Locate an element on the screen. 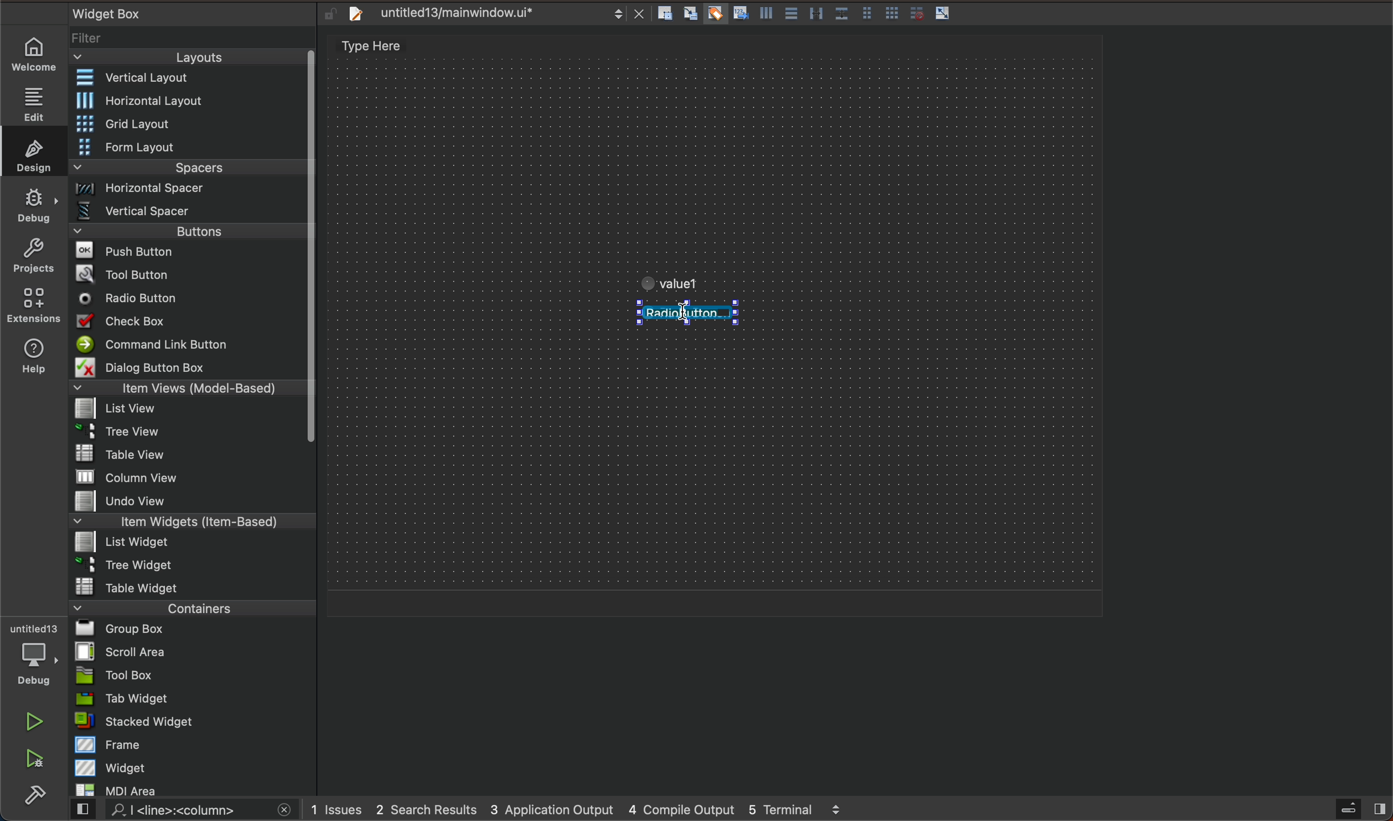  command line is located at coordinates (188, 345).